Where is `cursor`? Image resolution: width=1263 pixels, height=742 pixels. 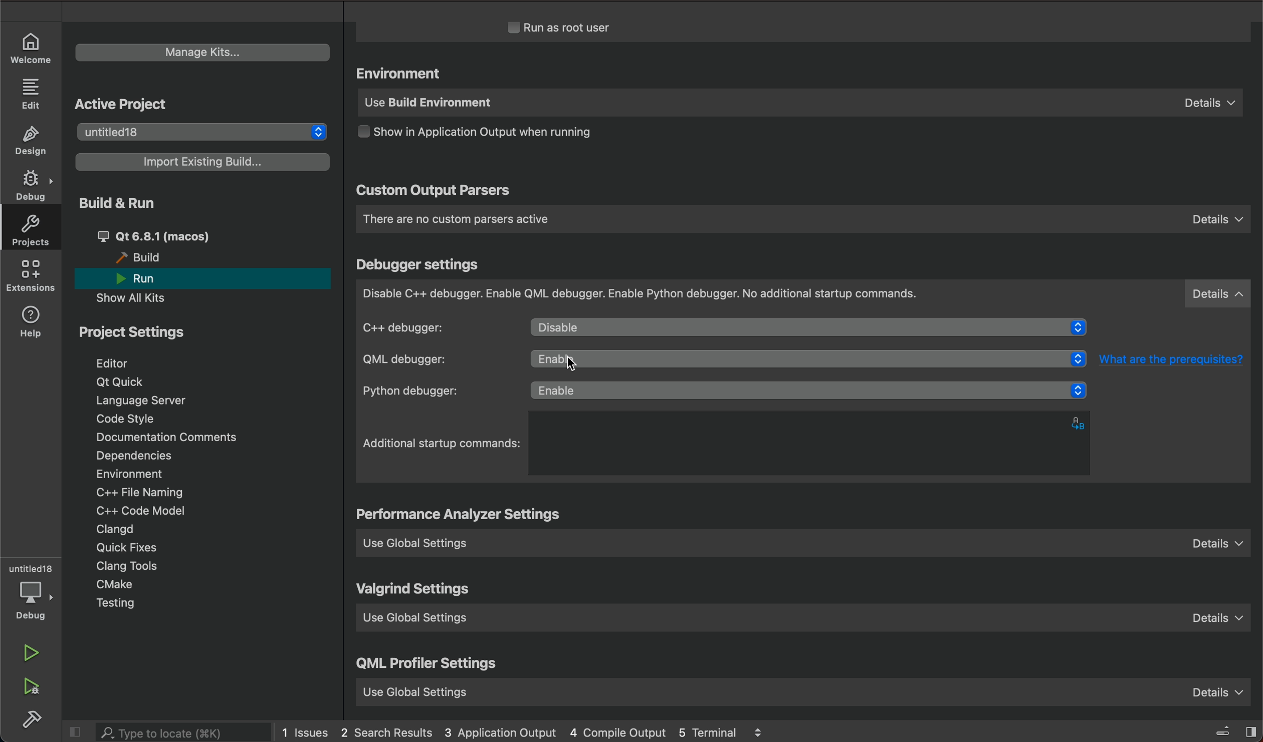 cursor is located at coordinates (581, 370).